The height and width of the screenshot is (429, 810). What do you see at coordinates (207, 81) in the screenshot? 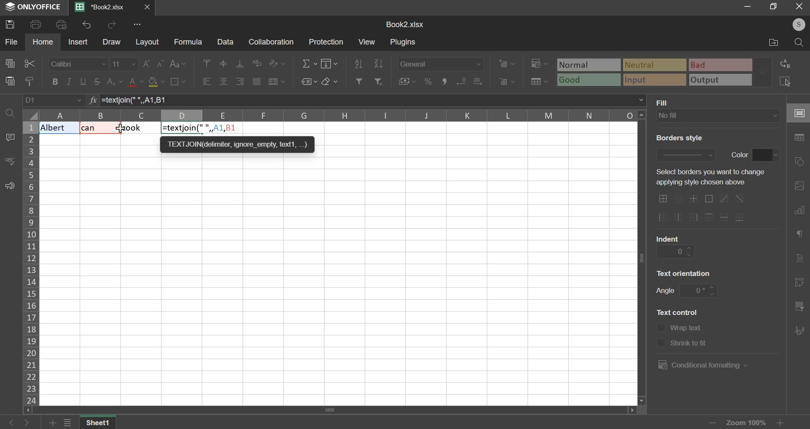
I see `align left` at bounding box center [207, 81].